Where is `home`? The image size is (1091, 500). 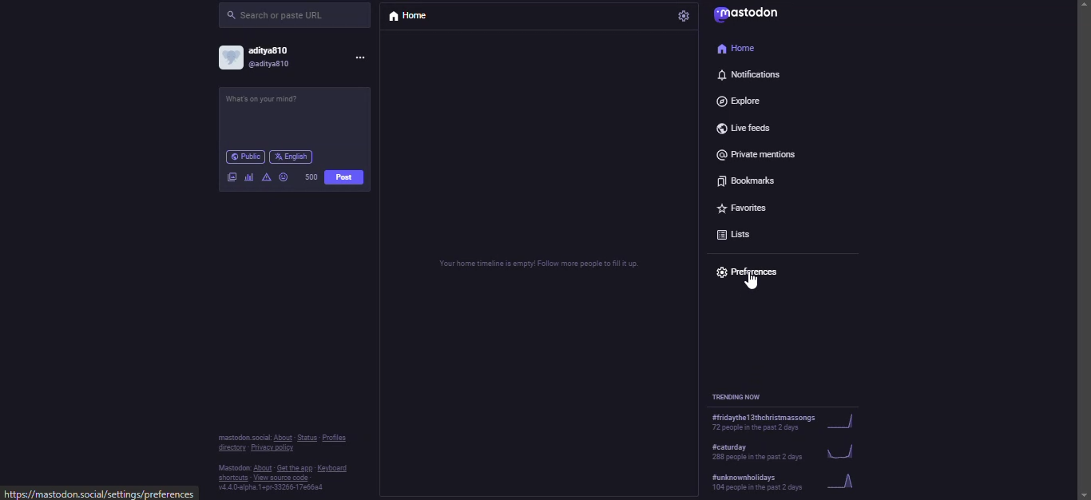 home is located at coordinates (740, 47).